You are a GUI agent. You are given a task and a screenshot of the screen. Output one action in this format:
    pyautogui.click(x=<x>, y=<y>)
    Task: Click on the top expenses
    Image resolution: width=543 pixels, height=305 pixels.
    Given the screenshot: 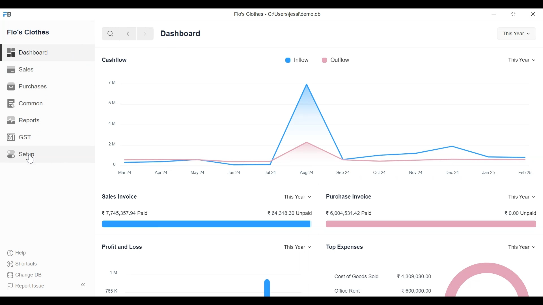 What is the action you would take?
    pyautogui.click(x=345, y=247)
    